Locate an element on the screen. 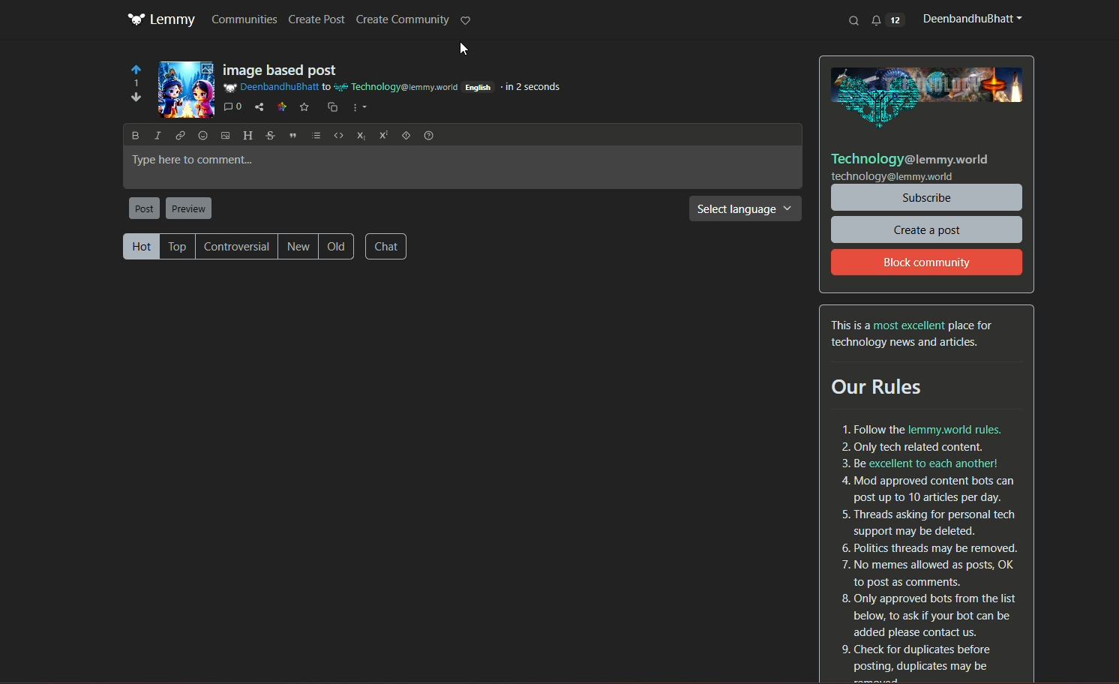 This screenshot has height=684, width=1119. 3. Be excellent to each another! is located at coordinates (919, 463).